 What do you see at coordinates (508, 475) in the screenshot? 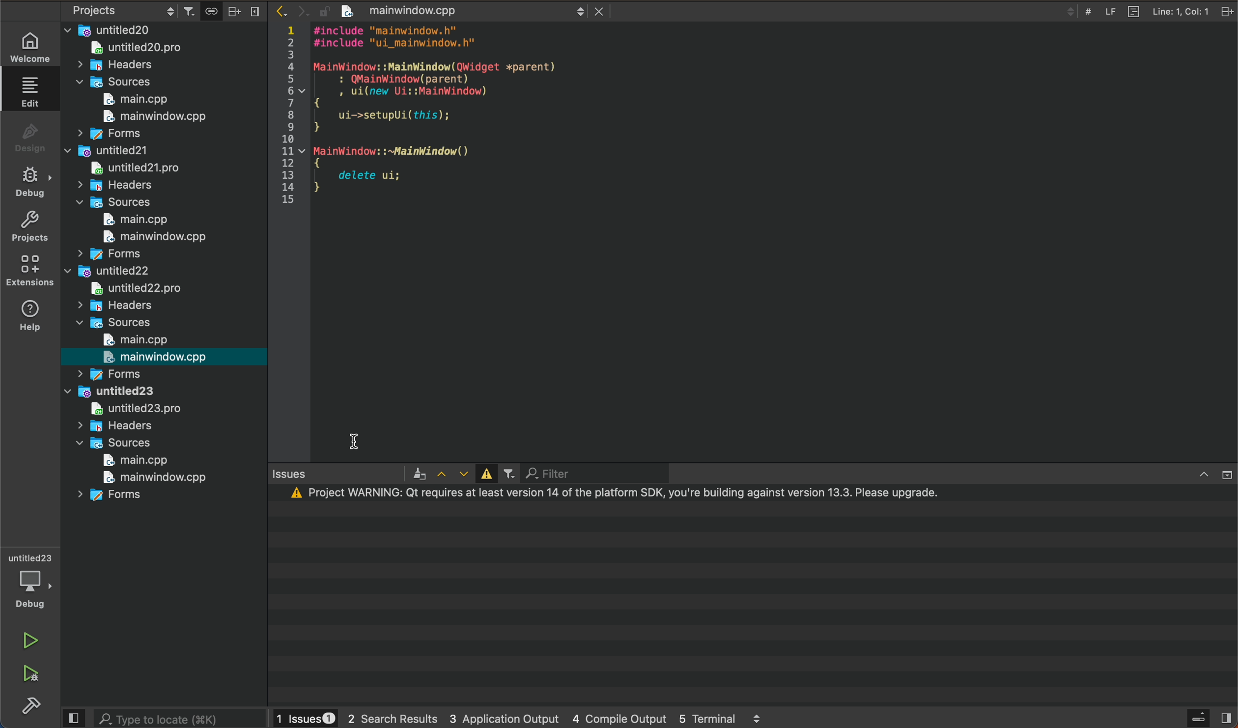
I see `filter` at bounding box center [508, 475].